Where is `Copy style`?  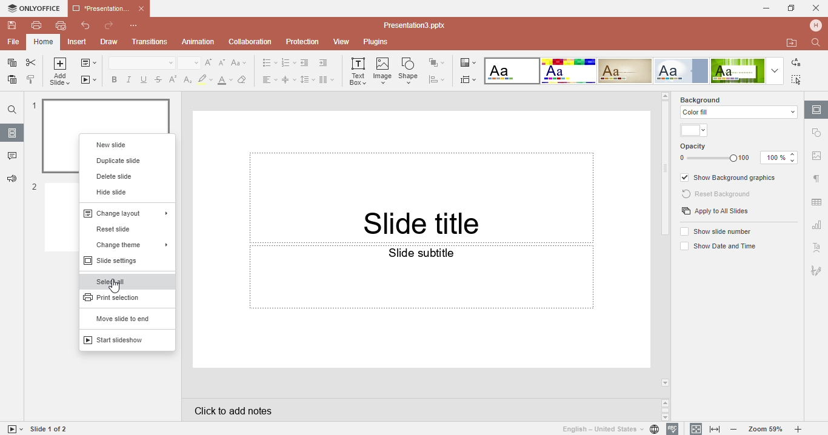 Copy style is located at coordinates (32, 81).